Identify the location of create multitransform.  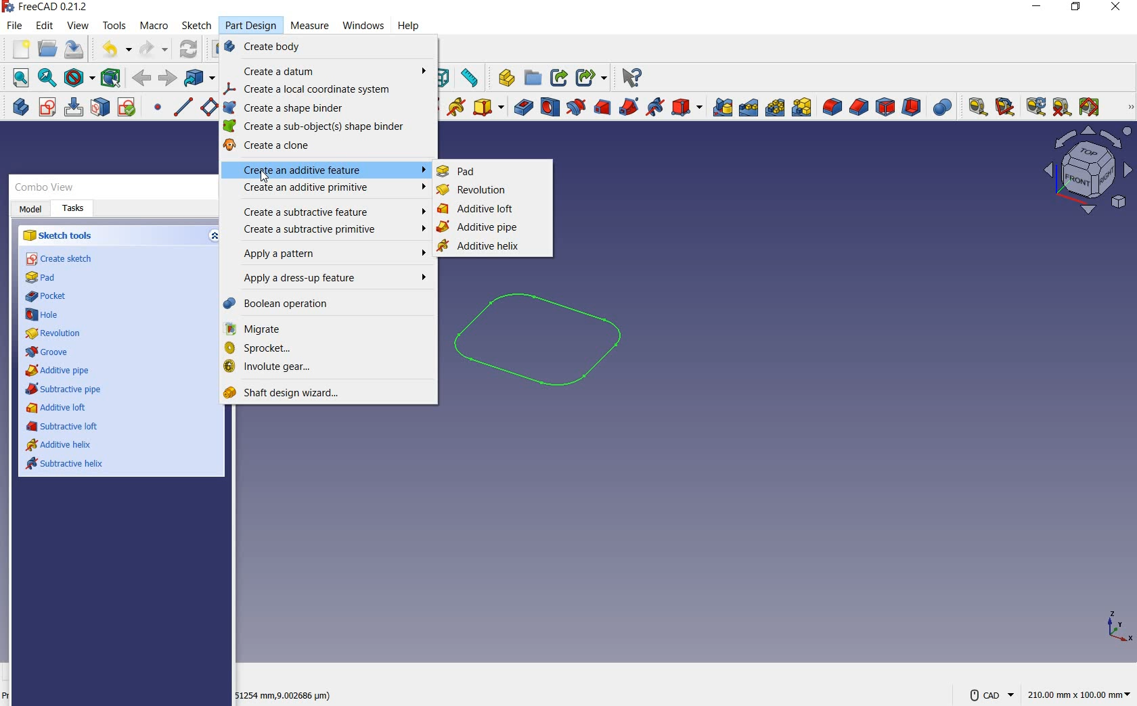
(804, 108).